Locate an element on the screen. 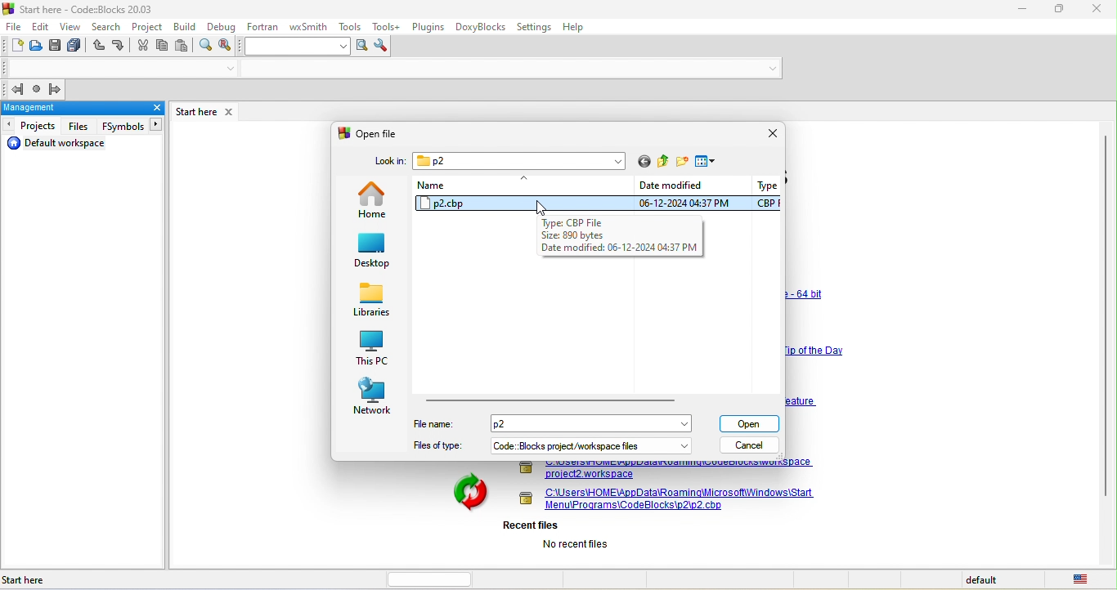 This screenshot has width=1117, height=590. debug is located at coordinates (222, 28).